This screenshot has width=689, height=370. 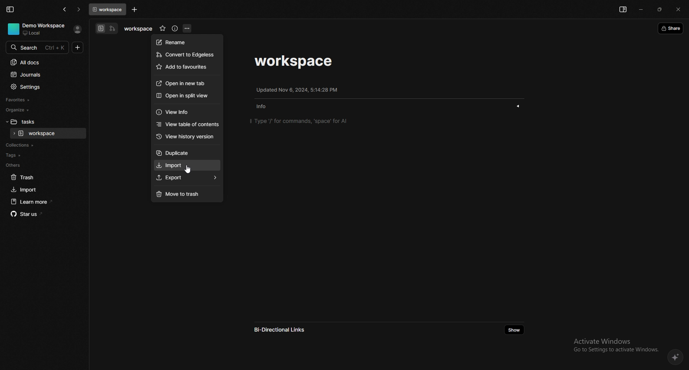 I want to click on settings, so click(x=41, y=87).